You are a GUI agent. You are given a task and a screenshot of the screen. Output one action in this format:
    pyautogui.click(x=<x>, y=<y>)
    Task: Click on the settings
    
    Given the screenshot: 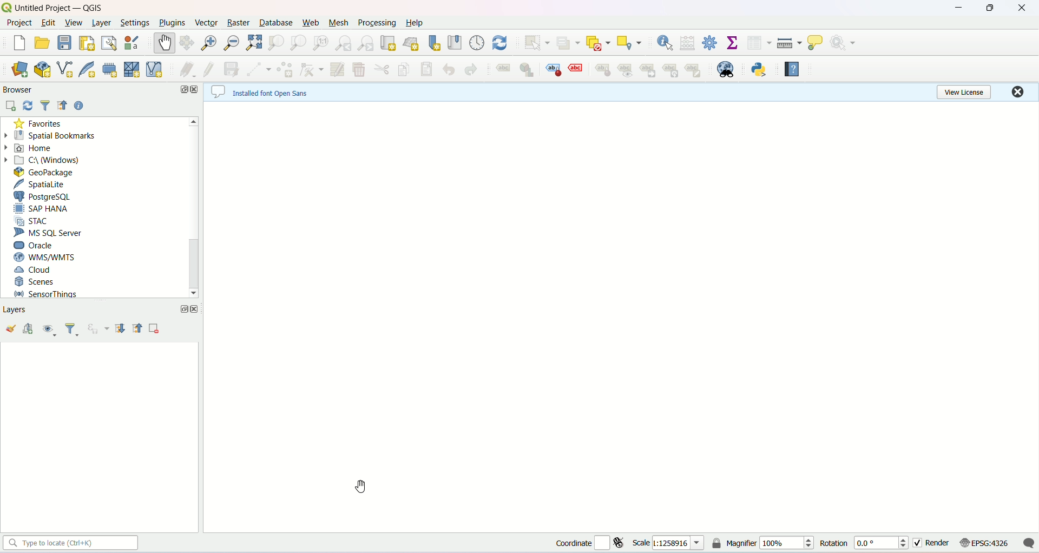 What is the action you would take?
    pyautogui.click(x=136, y=22)
    